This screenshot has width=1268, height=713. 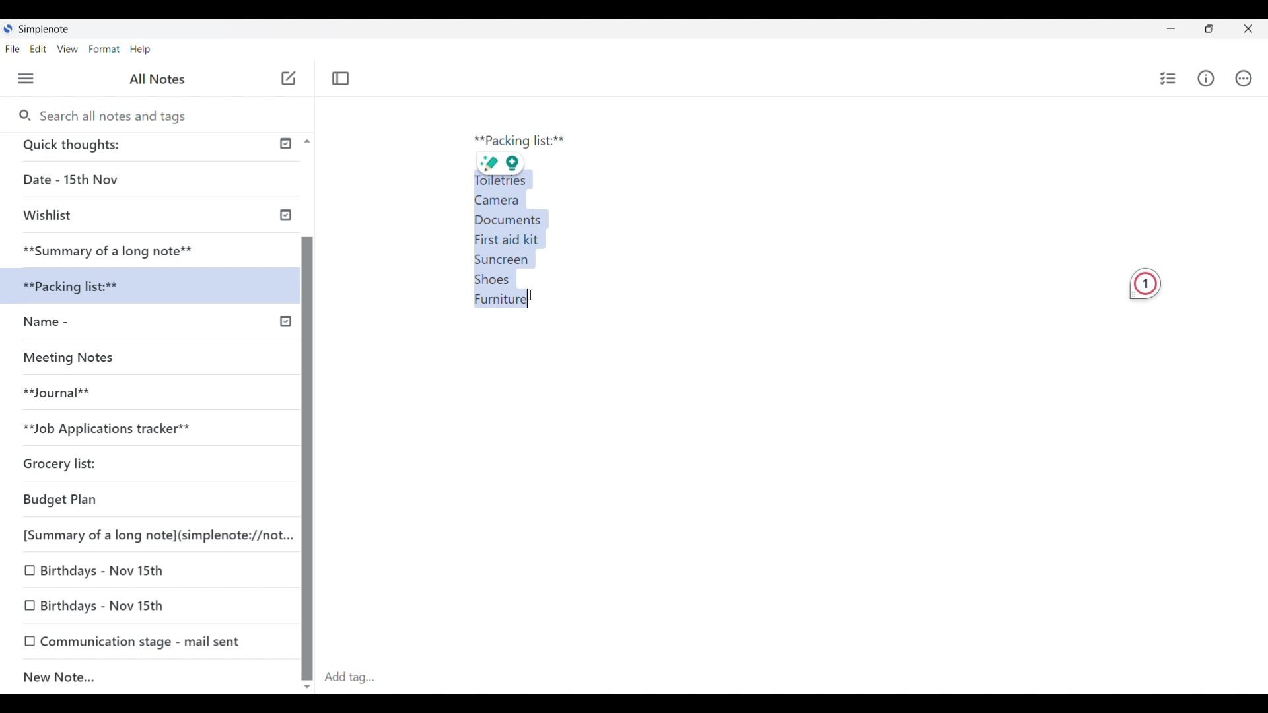 What do you see at coordinates (1206, 79) in the screenshot?
I see `Info` at bounding box center [1206, 79].